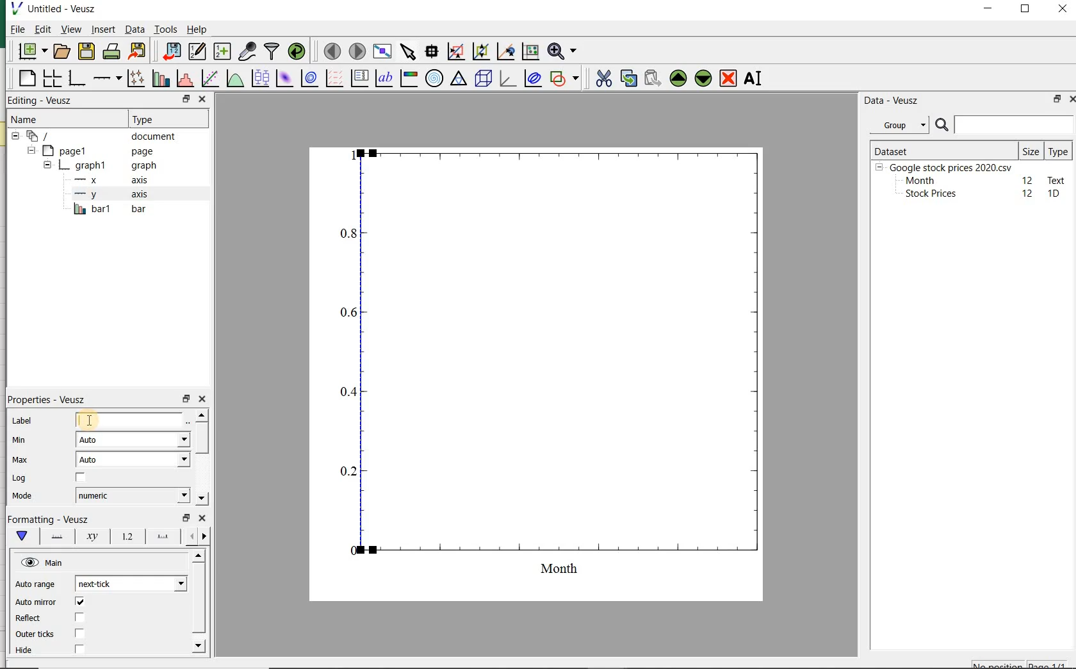 The height and width of the screenshot is (669, 1076). I want to click on plot points with lines and errorbars, so click(133, 79).